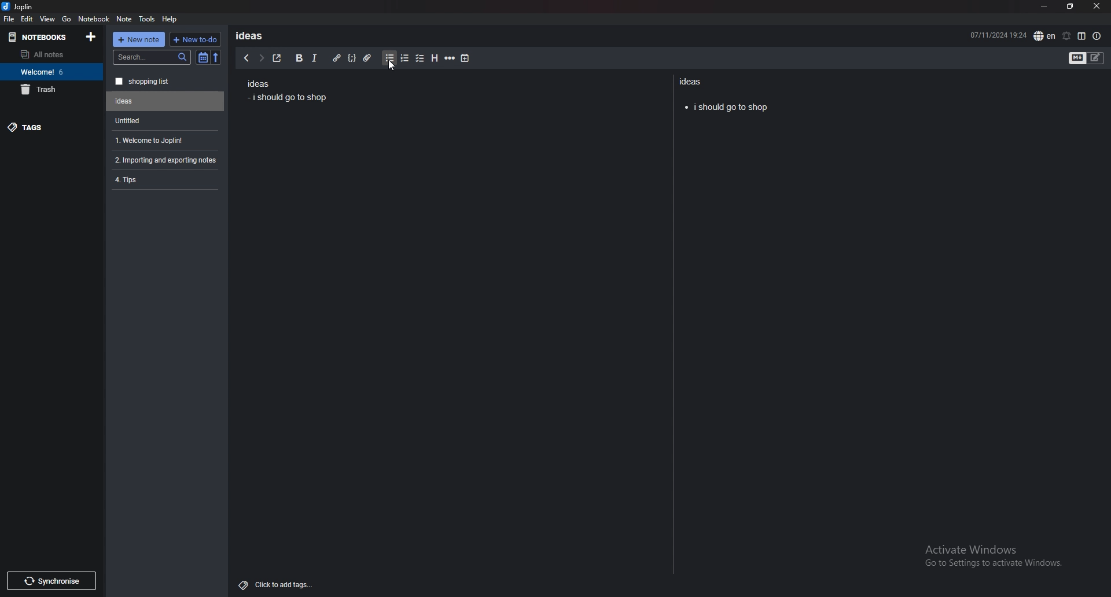 This screenshot has width=1111, height=597. What do you see at coordinates (298, 58) in the screenshot?
I see `bold` at bounding box center [298, 58].